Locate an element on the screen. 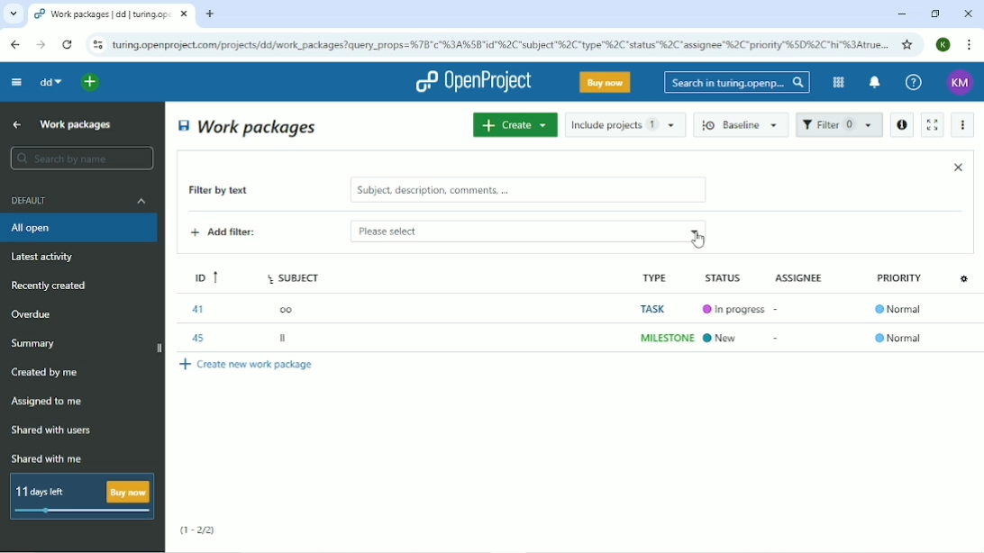 This screenshot has height=553, width=984. Configure view is located at coordinates (966, 277).